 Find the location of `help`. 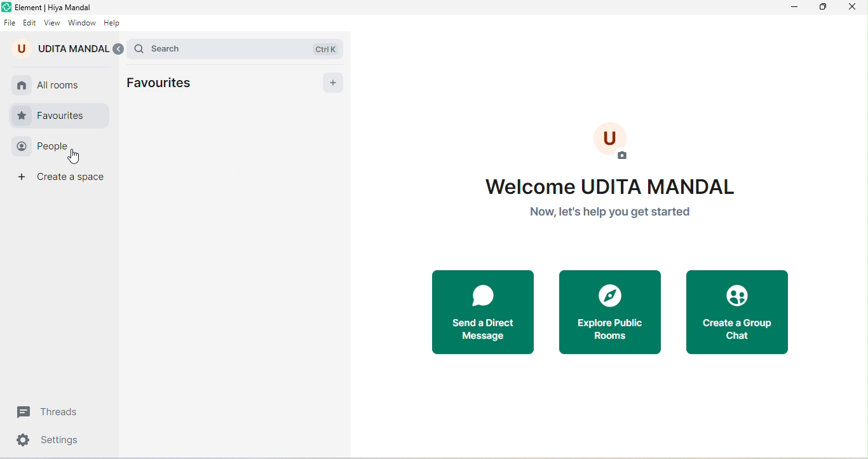

help is located at coordinates (117, 22).